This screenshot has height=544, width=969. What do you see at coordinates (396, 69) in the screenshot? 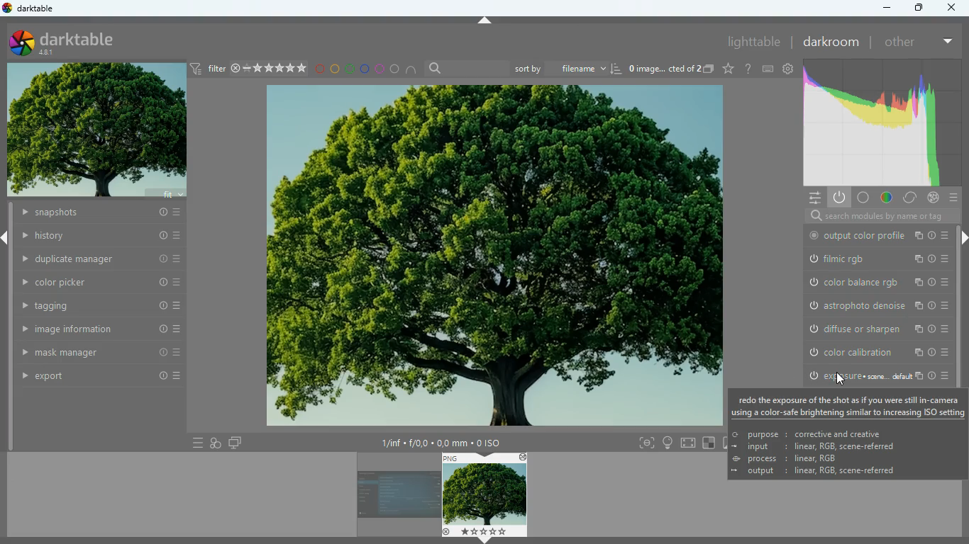
I see `circle` at bounding box center [396, 69].